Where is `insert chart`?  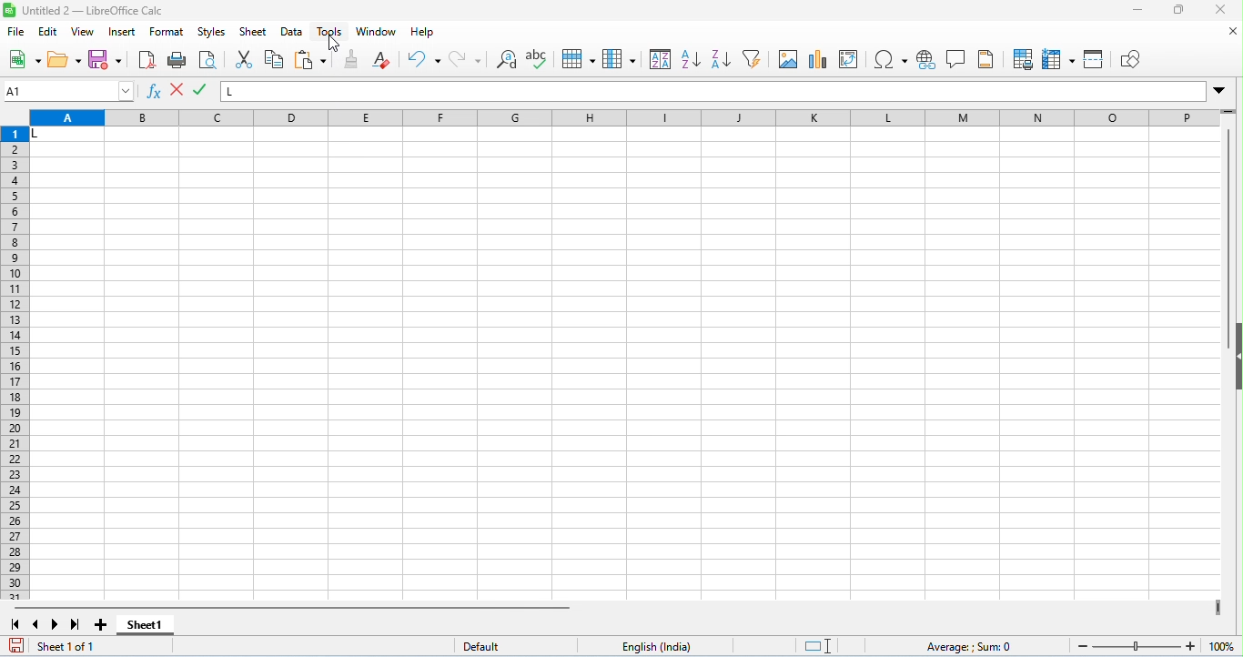 insert chart is located at coordinates (819, 61).